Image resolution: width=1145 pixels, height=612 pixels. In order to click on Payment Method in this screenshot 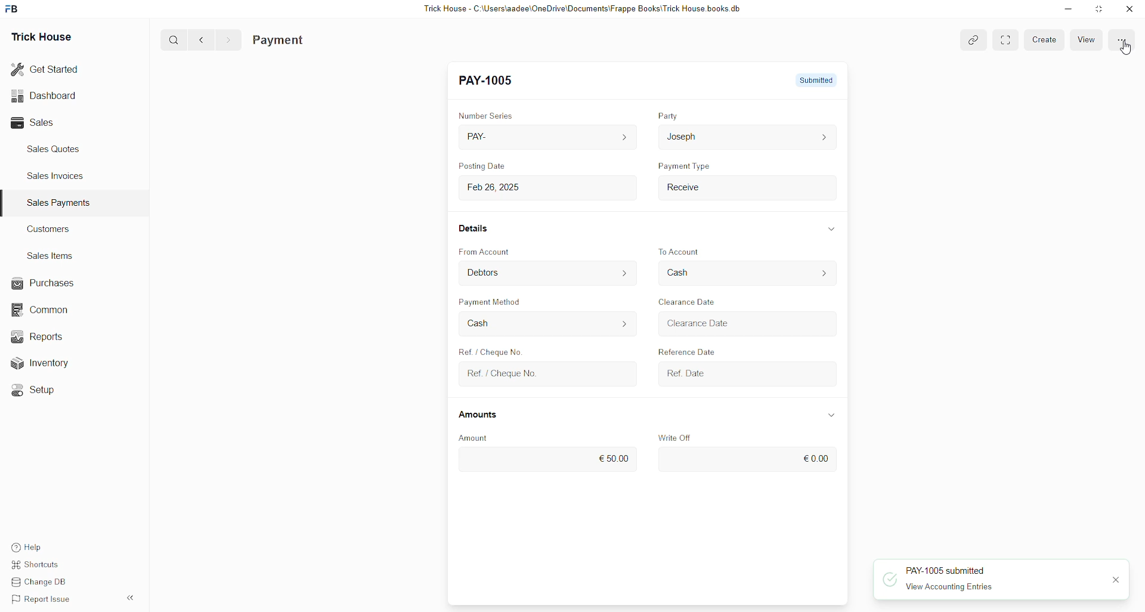, I will do `click(491, 301)`.